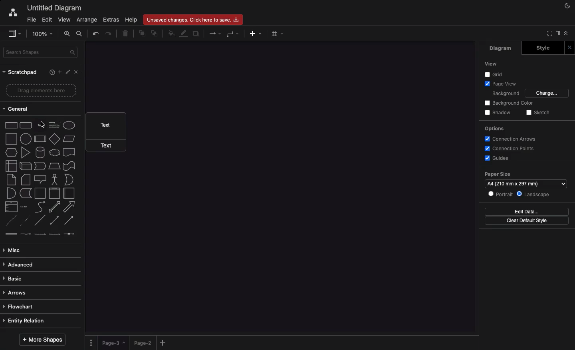 Image resolution: width=575 pixels, height=350 pixels. Describe the element at coordinates (40, 139) in the screenshot. I see `process` at that location.